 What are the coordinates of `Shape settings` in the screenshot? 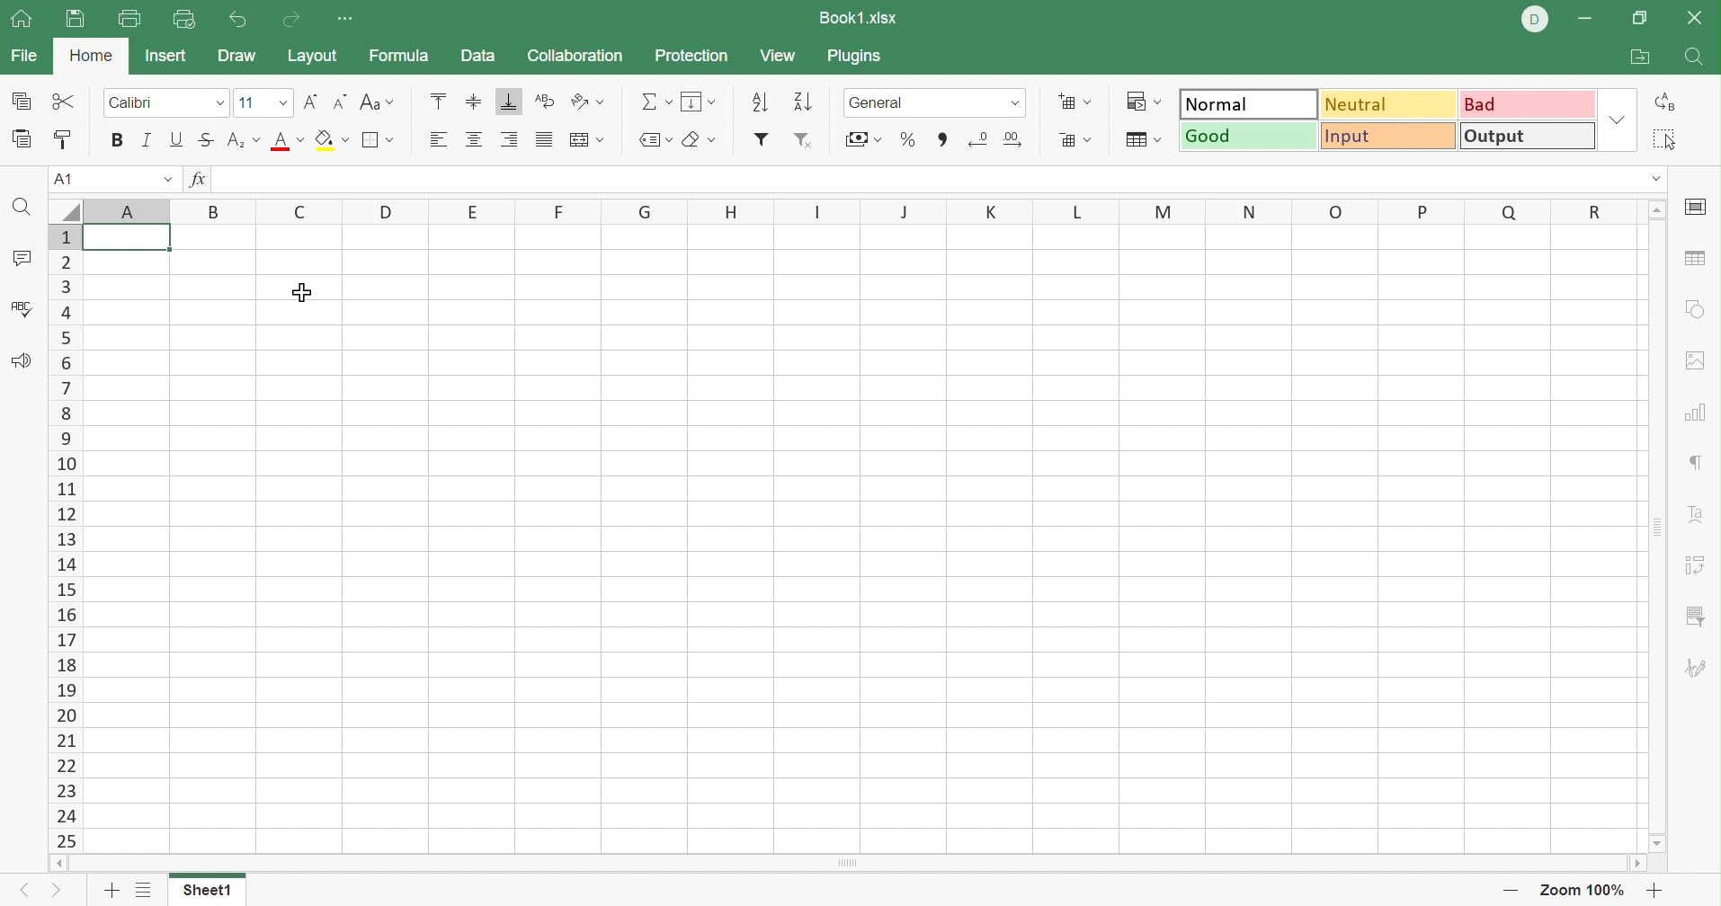 It's located at (1694, 309).